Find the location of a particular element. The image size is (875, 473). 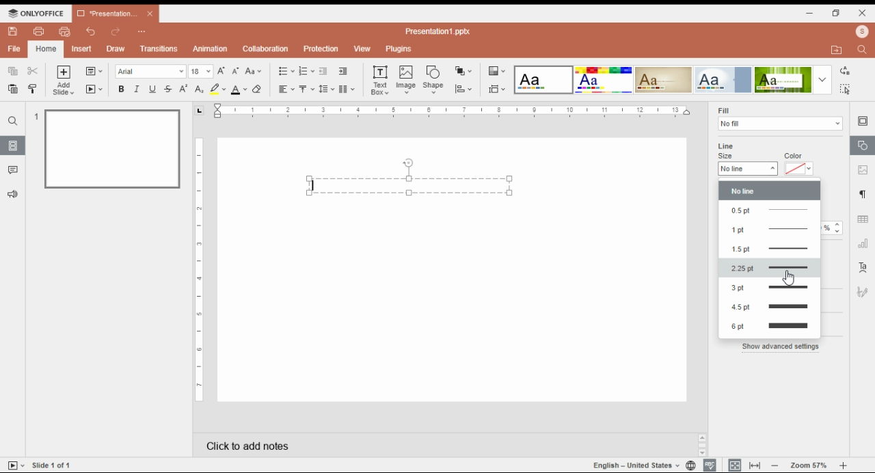

text box is located at coordinates (412, 177).